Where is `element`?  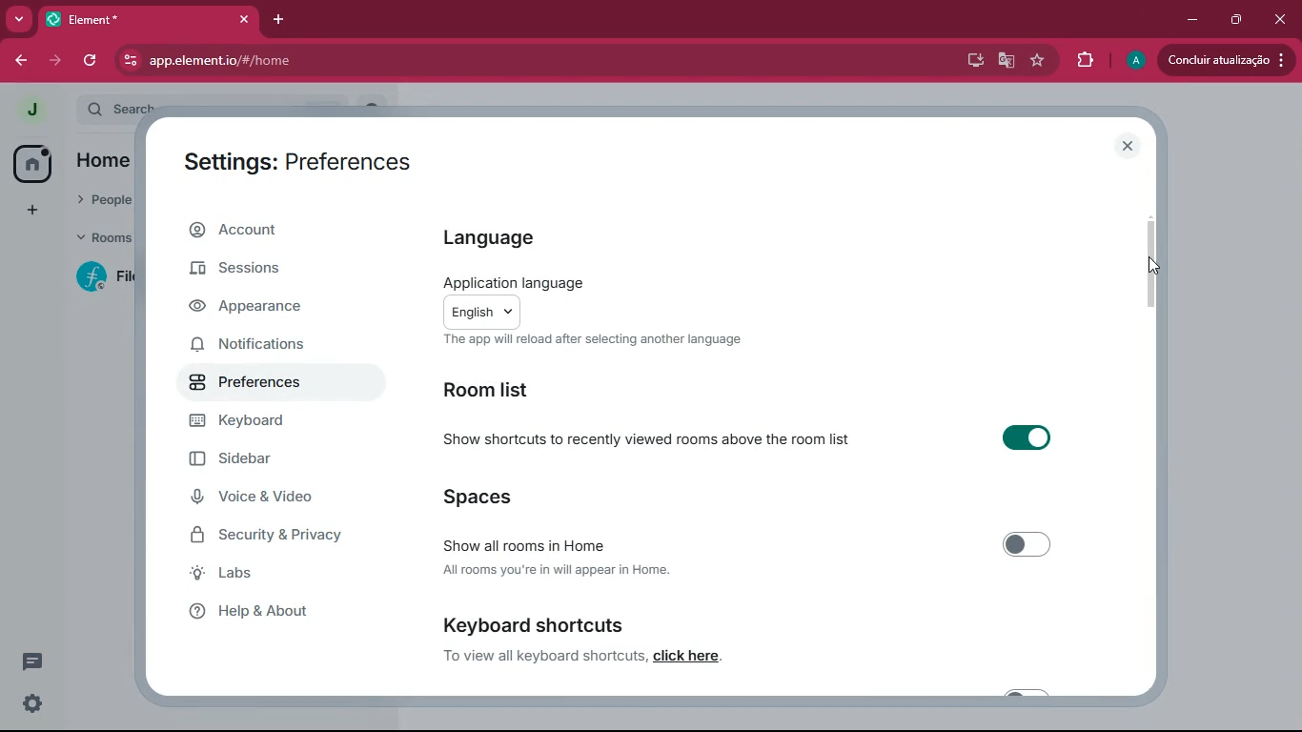
element is located at coordinates (148, 19).